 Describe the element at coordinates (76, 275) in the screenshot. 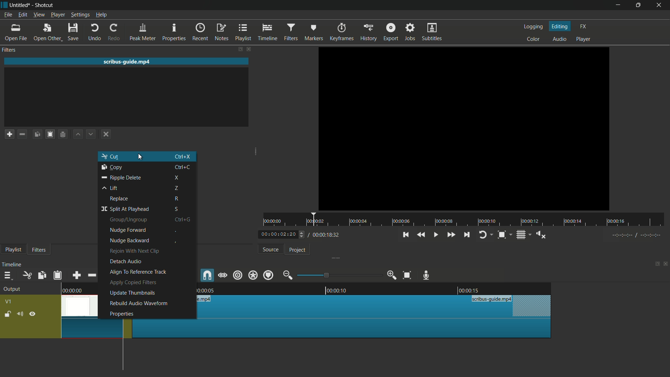

I see `append` at that location.